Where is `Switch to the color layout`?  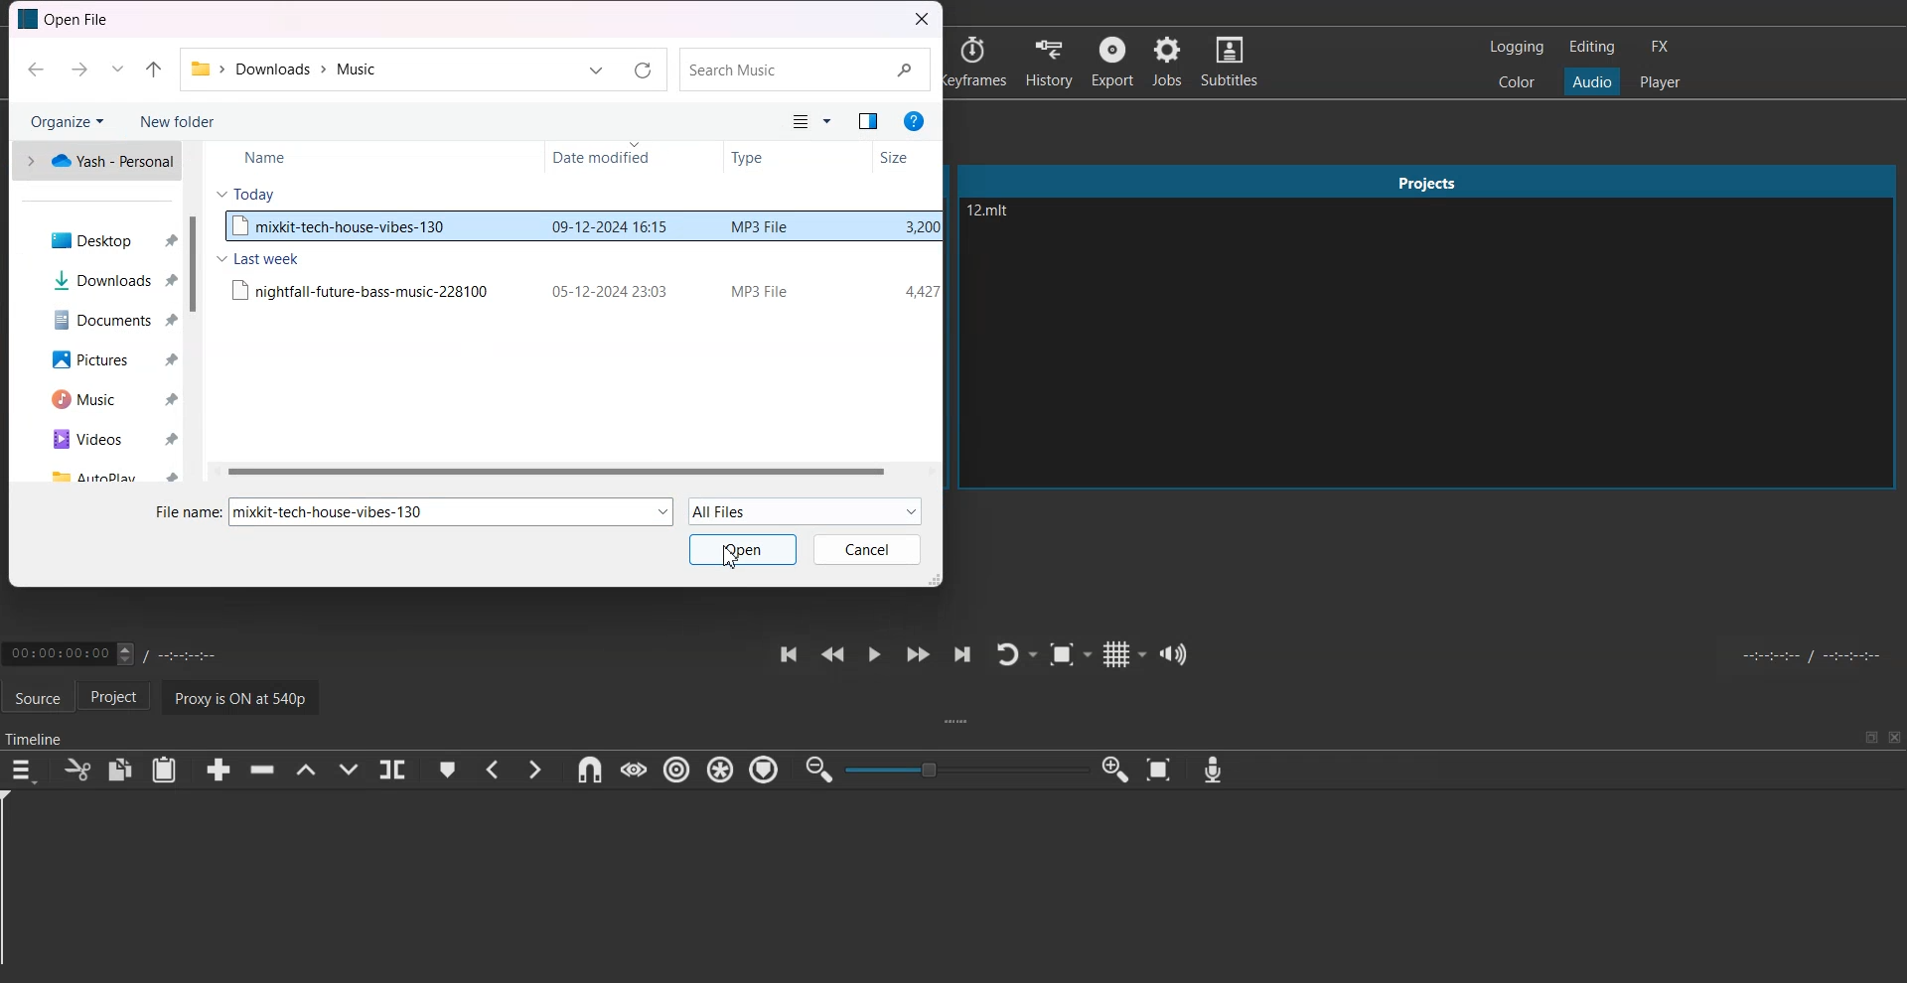 Switch to the color layout is located at coordinates (1519, 82).